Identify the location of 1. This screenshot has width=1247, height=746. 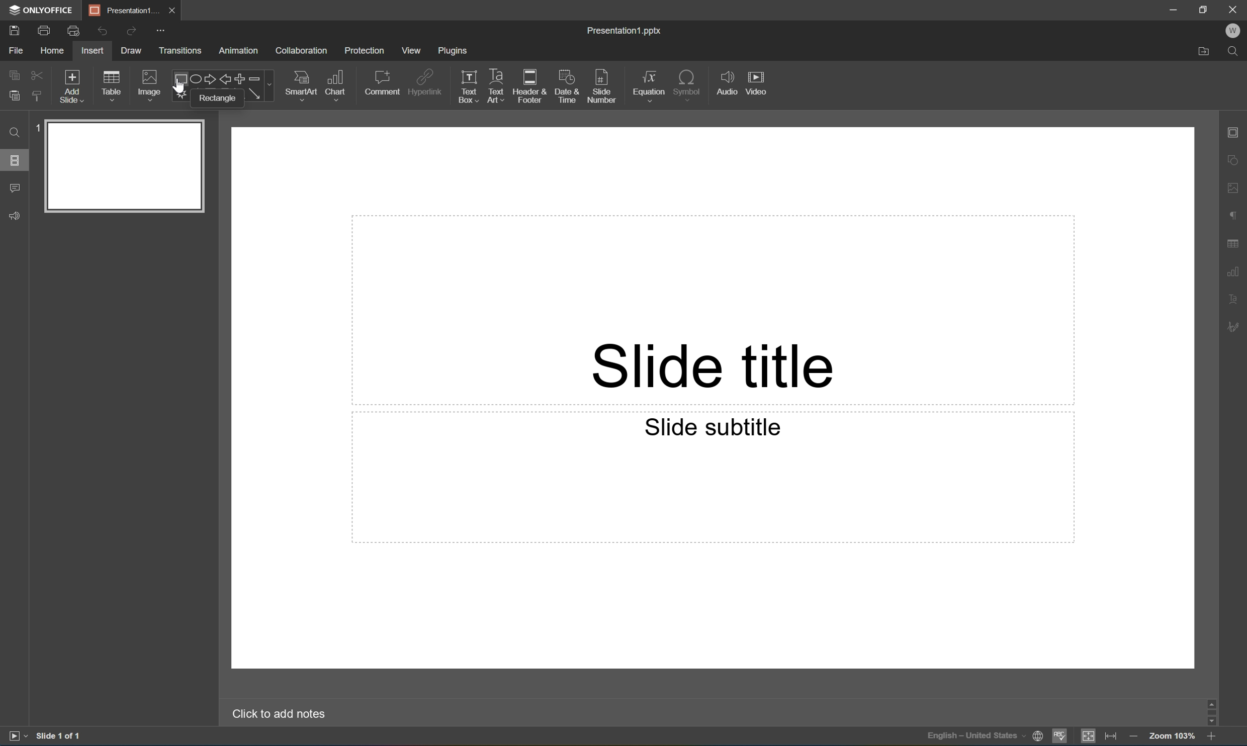
(38, 128).